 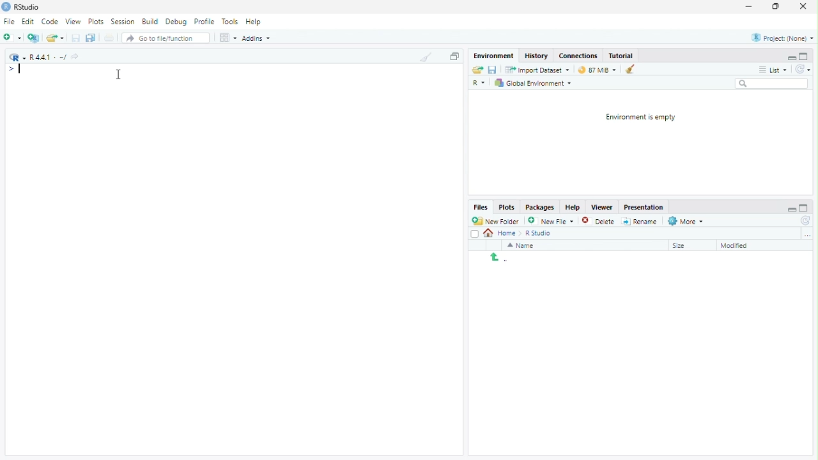 I want to click on Refresh, so click(x=804, y=220).